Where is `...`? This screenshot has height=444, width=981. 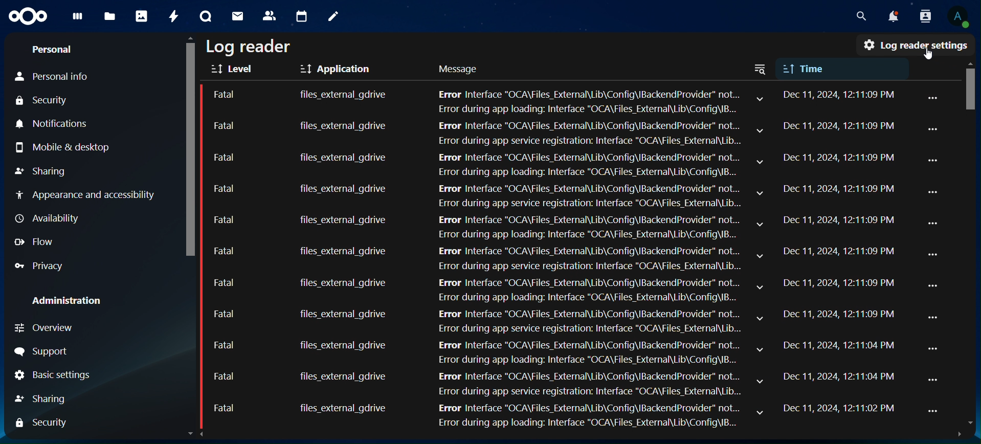 ... is located at coordinates (935, 412).